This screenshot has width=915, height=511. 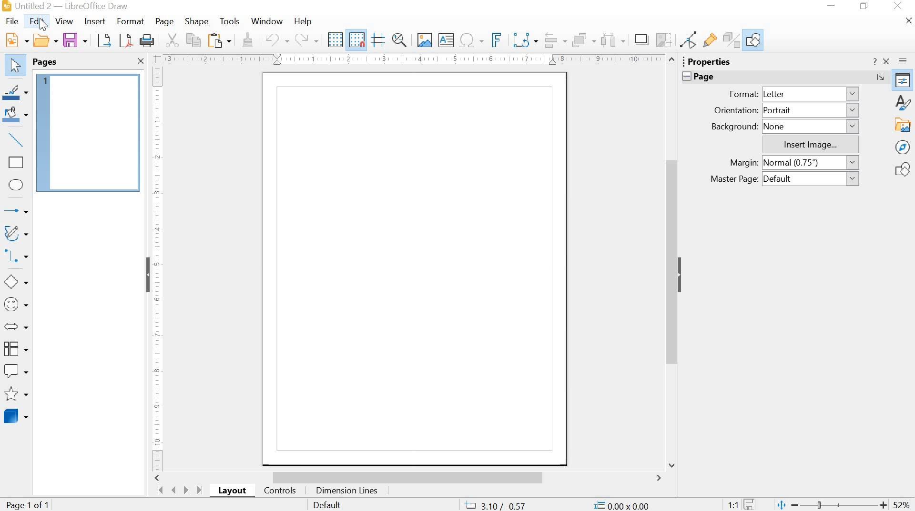 I want to click on Portrait, so click(x=812, y=109).